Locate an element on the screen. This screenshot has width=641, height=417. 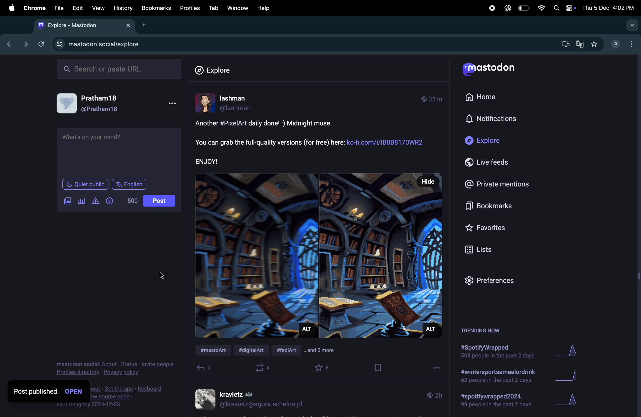
refresh is located at coordinates (42, 44).